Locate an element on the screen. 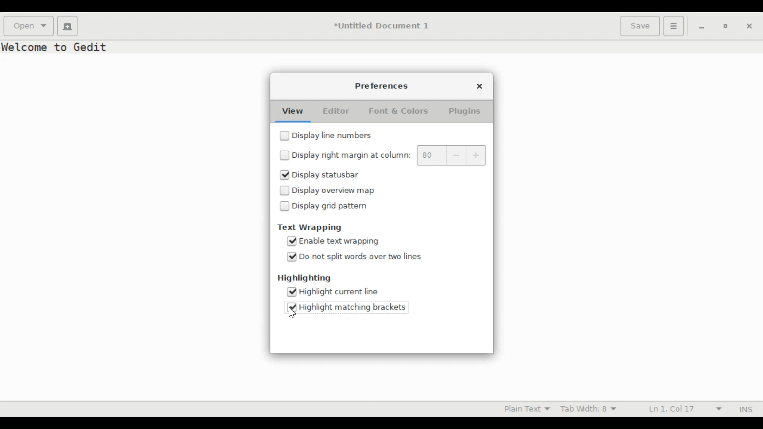 This screenshot has width=763, height=429. Plugins is located at coordinates (467, 111).